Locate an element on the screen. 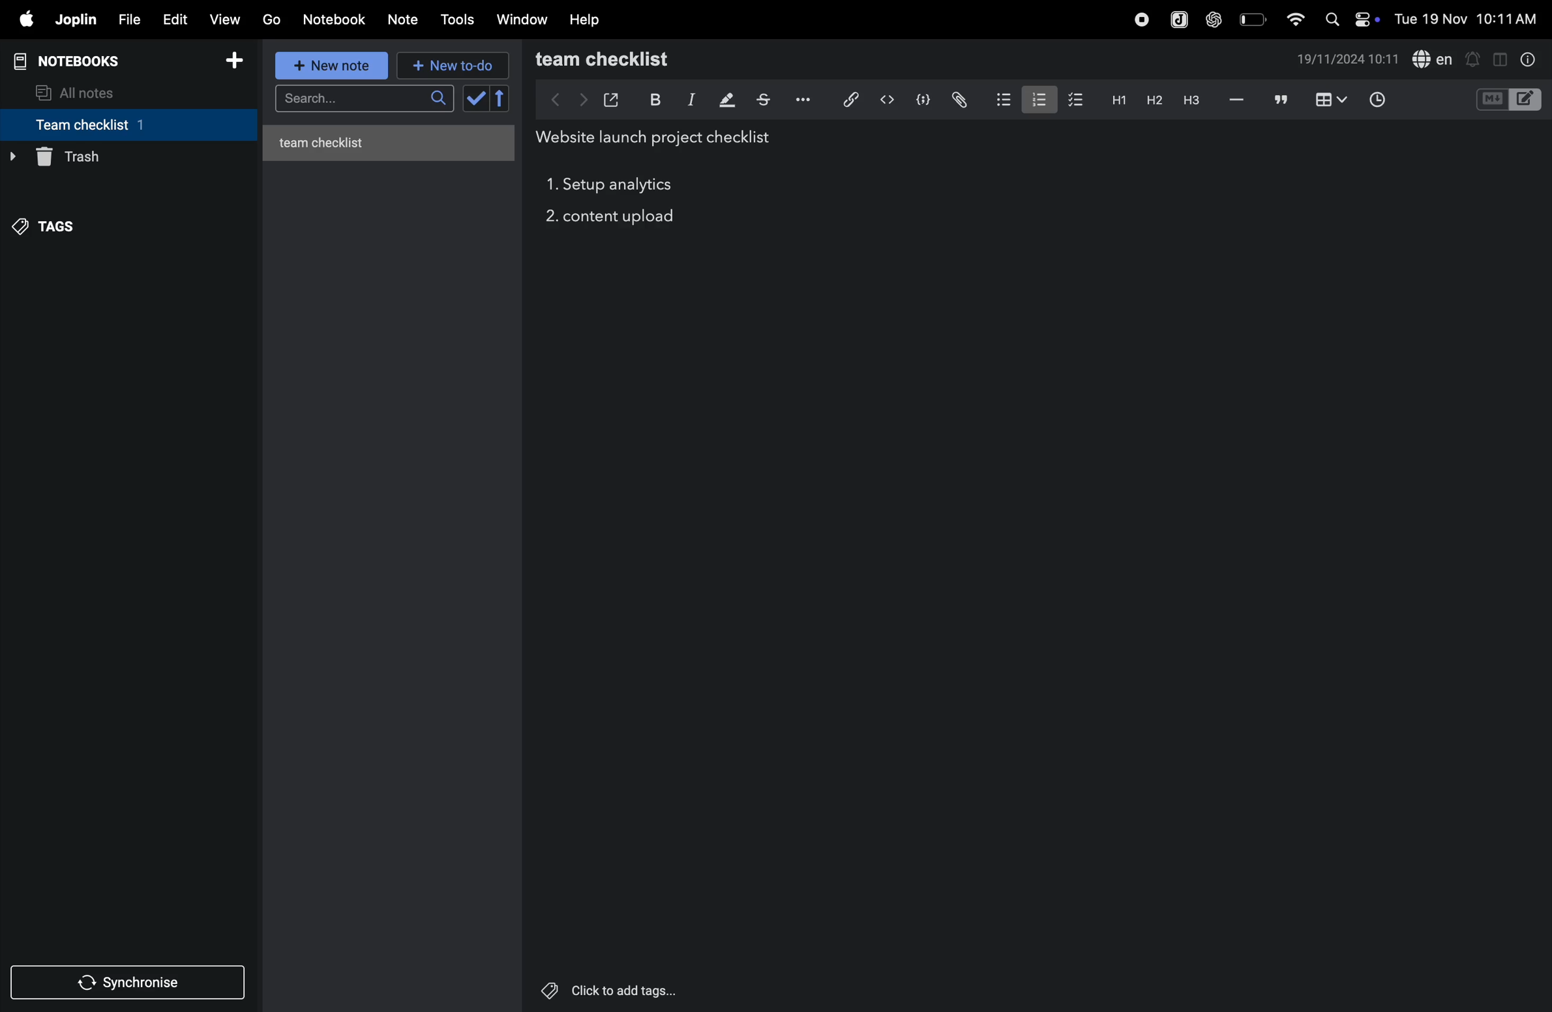  go is located at coordinates (271, 20).